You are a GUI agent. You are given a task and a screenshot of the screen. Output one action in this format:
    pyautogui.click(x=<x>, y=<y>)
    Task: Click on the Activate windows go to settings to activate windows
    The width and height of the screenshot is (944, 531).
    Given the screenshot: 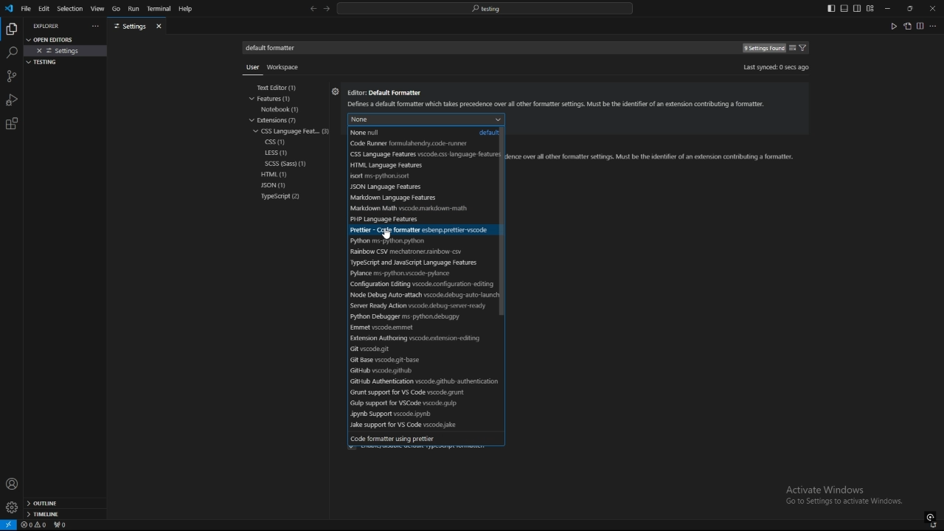 What is the action you would take?
    pyautogui.click(x=850, y=496)
    